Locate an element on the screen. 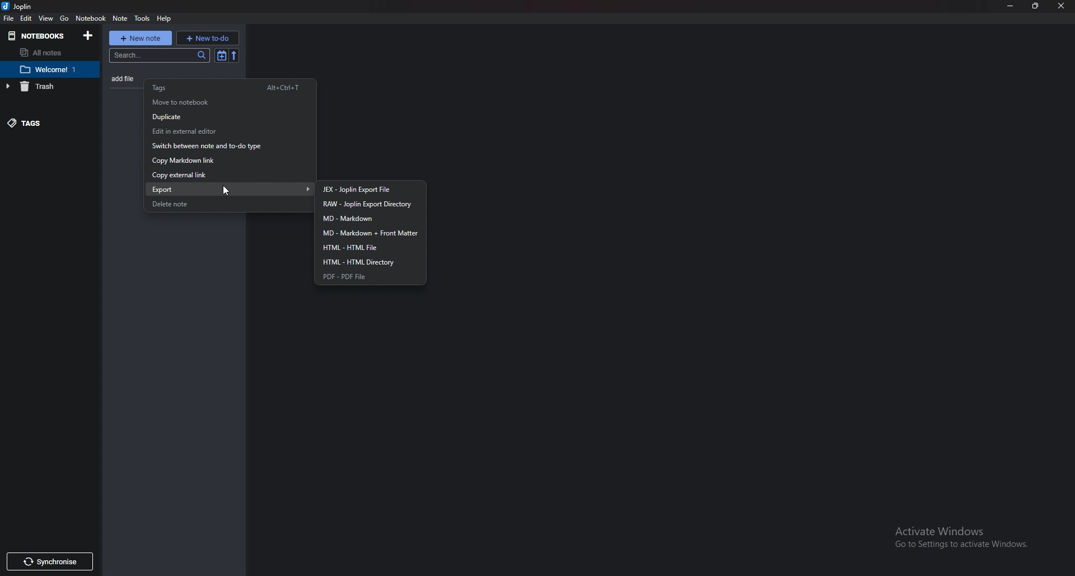 This screenshot has width=1075, height=576. trash is located at coordinates (44, 87).